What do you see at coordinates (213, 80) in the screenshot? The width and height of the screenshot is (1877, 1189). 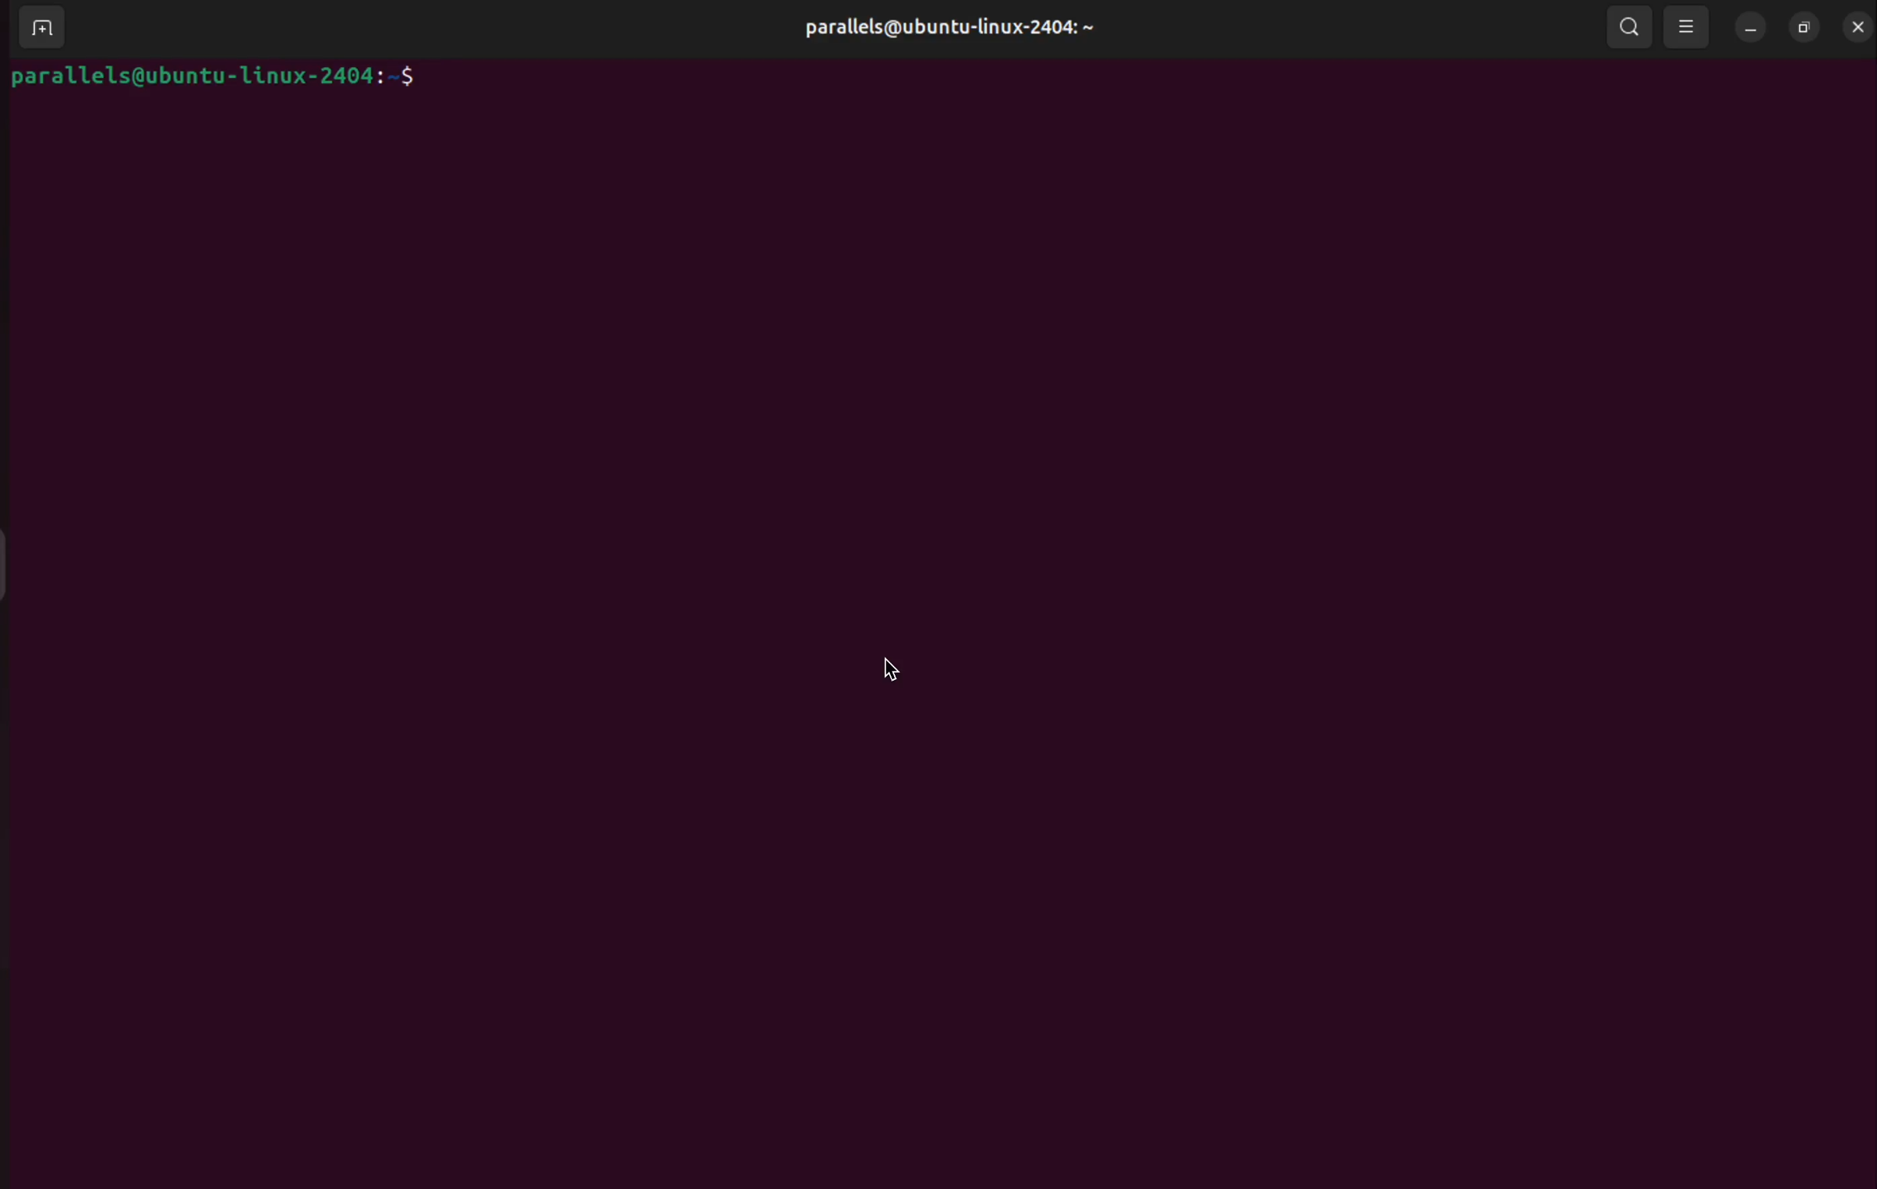 I see `bash prompt` at bounding box center [213, 80].